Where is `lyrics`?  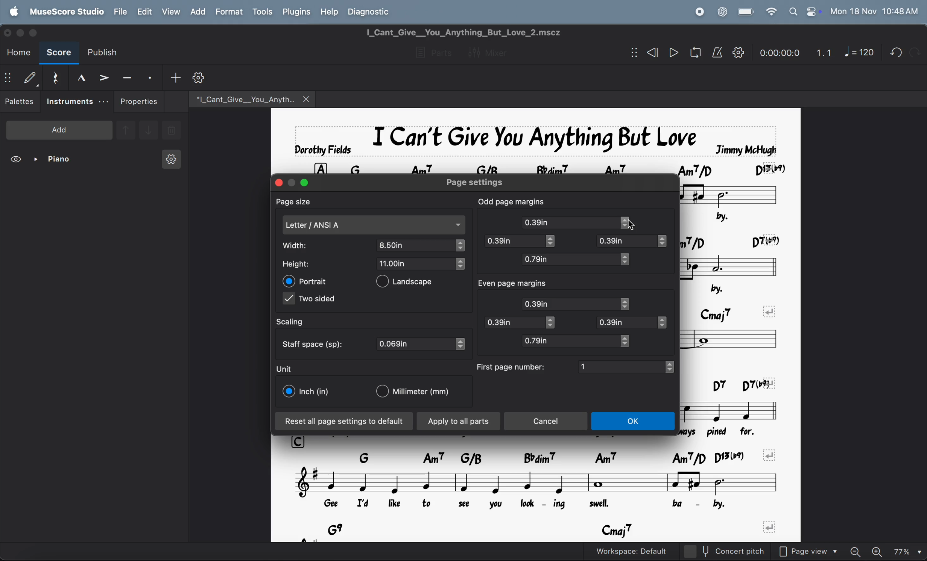
lyrics is located at coordinates (728, 432).